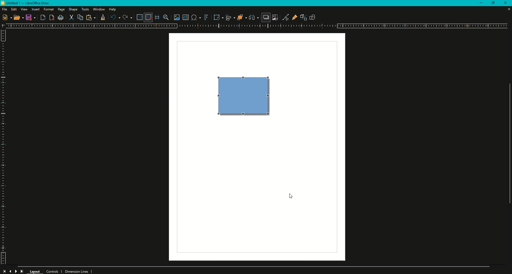 Image resolution: width=512 pixels, height=274 pixels. I want to click on Crop Image, so click(275, 17).